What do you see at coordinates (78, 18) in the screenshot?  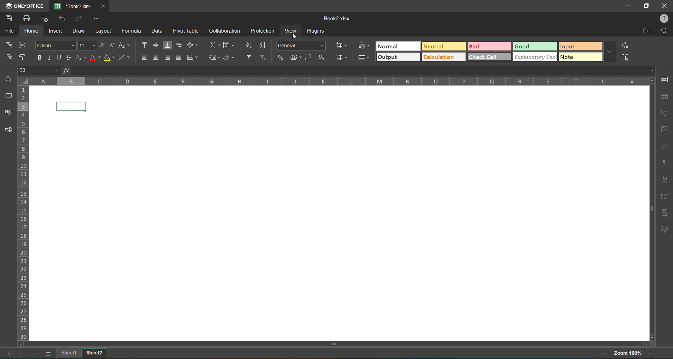 I see `redo` at bounding box center [78, 18].